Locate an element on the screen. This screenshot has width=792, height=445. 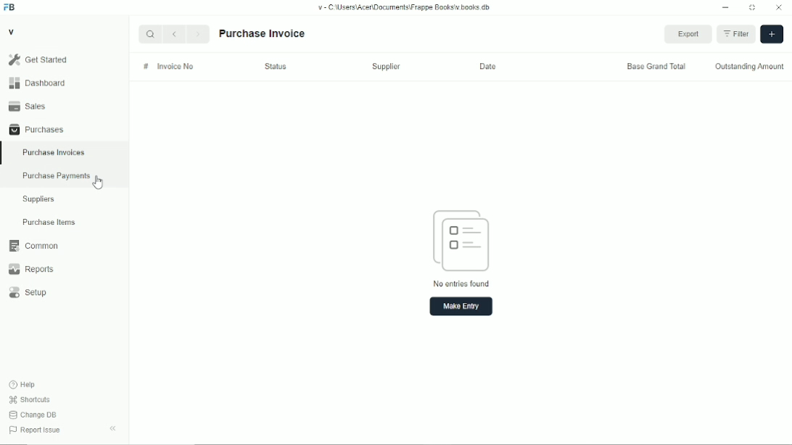
Cursor is located at coordinates (97, 182).